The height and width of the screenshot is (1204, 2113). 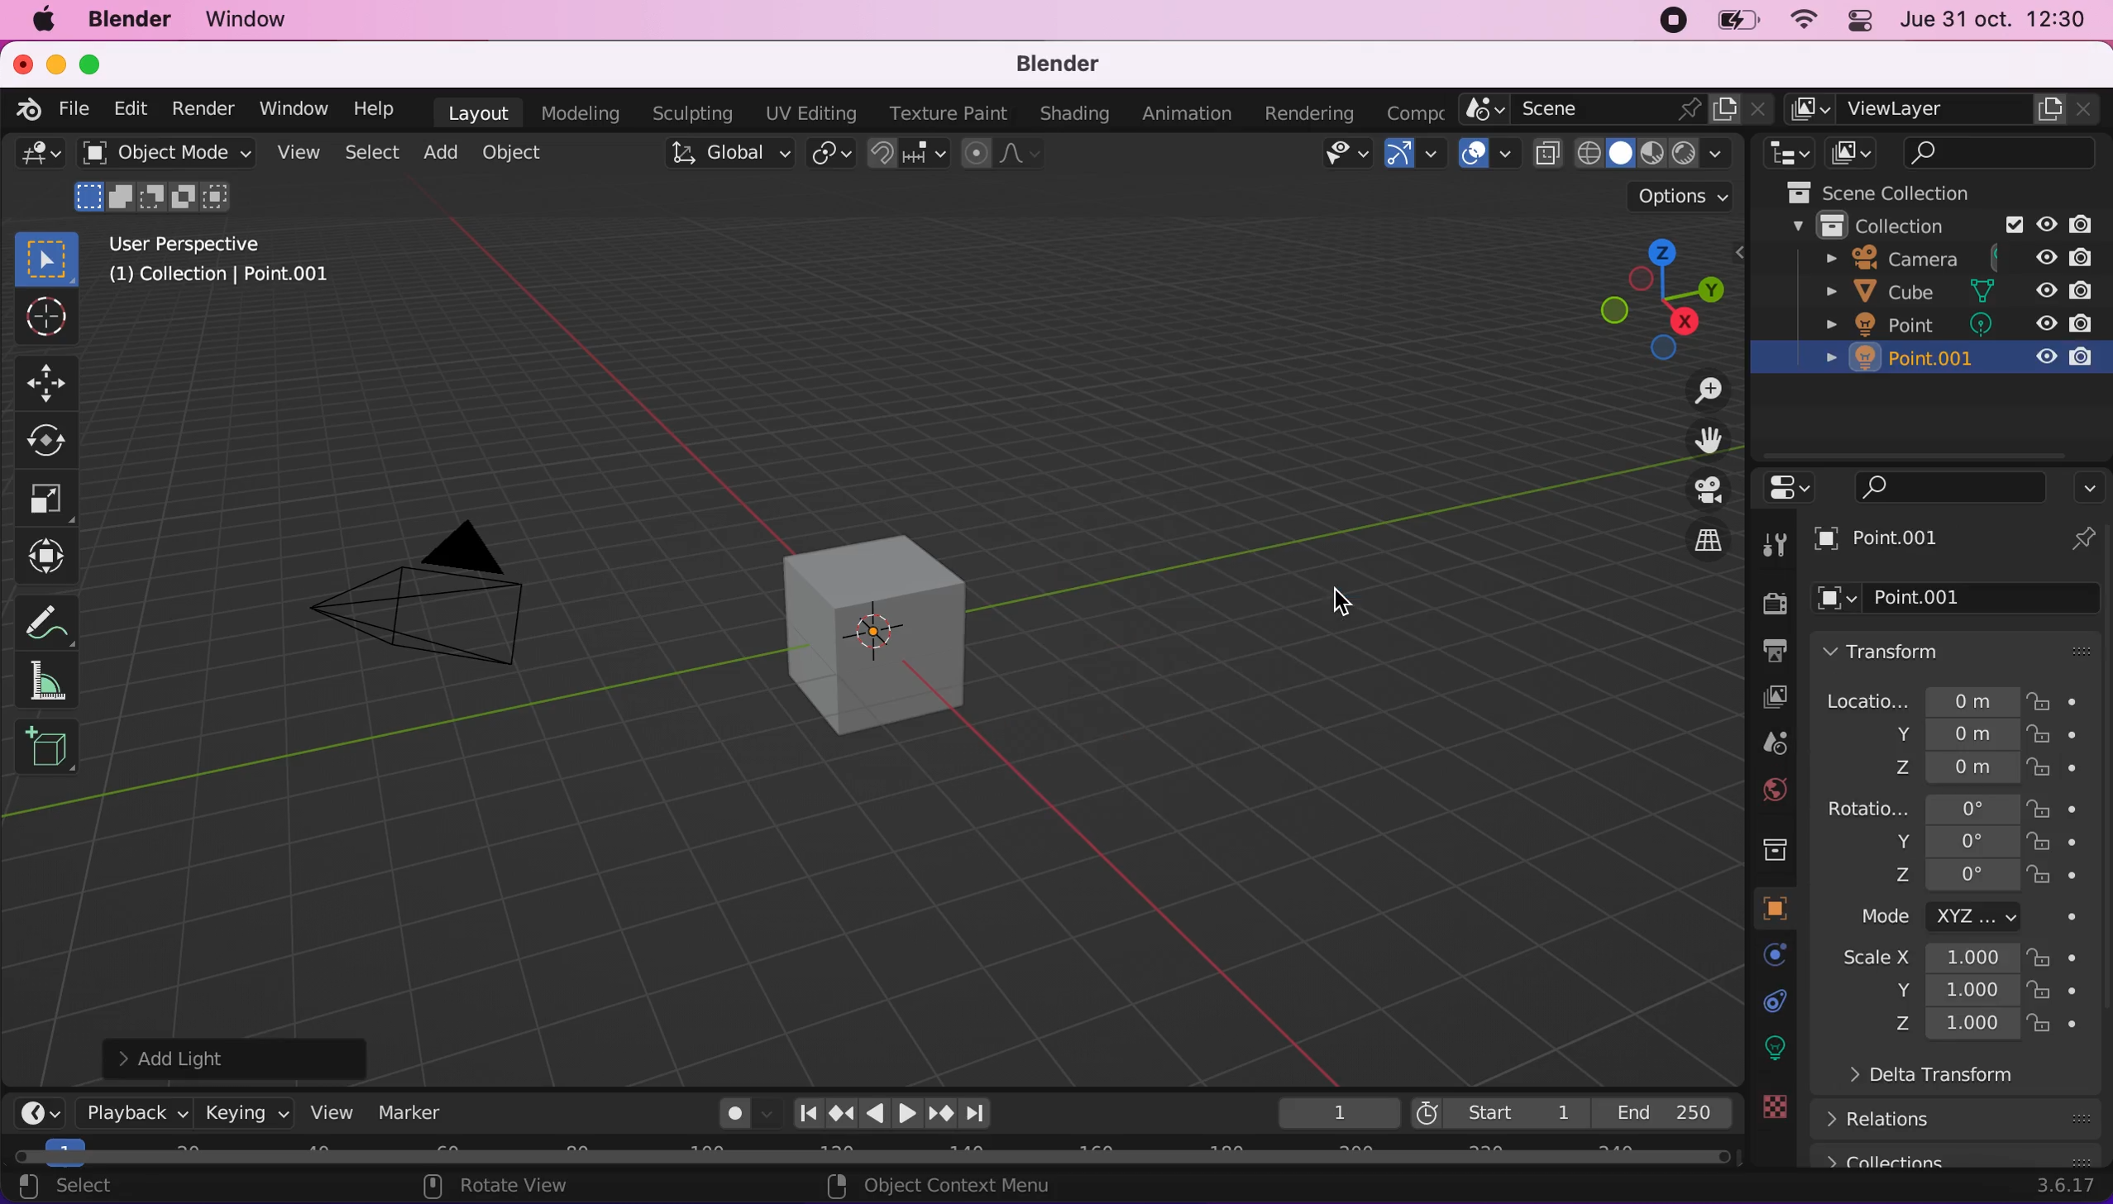 I want to click on add light, so click(x=256, y=1057).